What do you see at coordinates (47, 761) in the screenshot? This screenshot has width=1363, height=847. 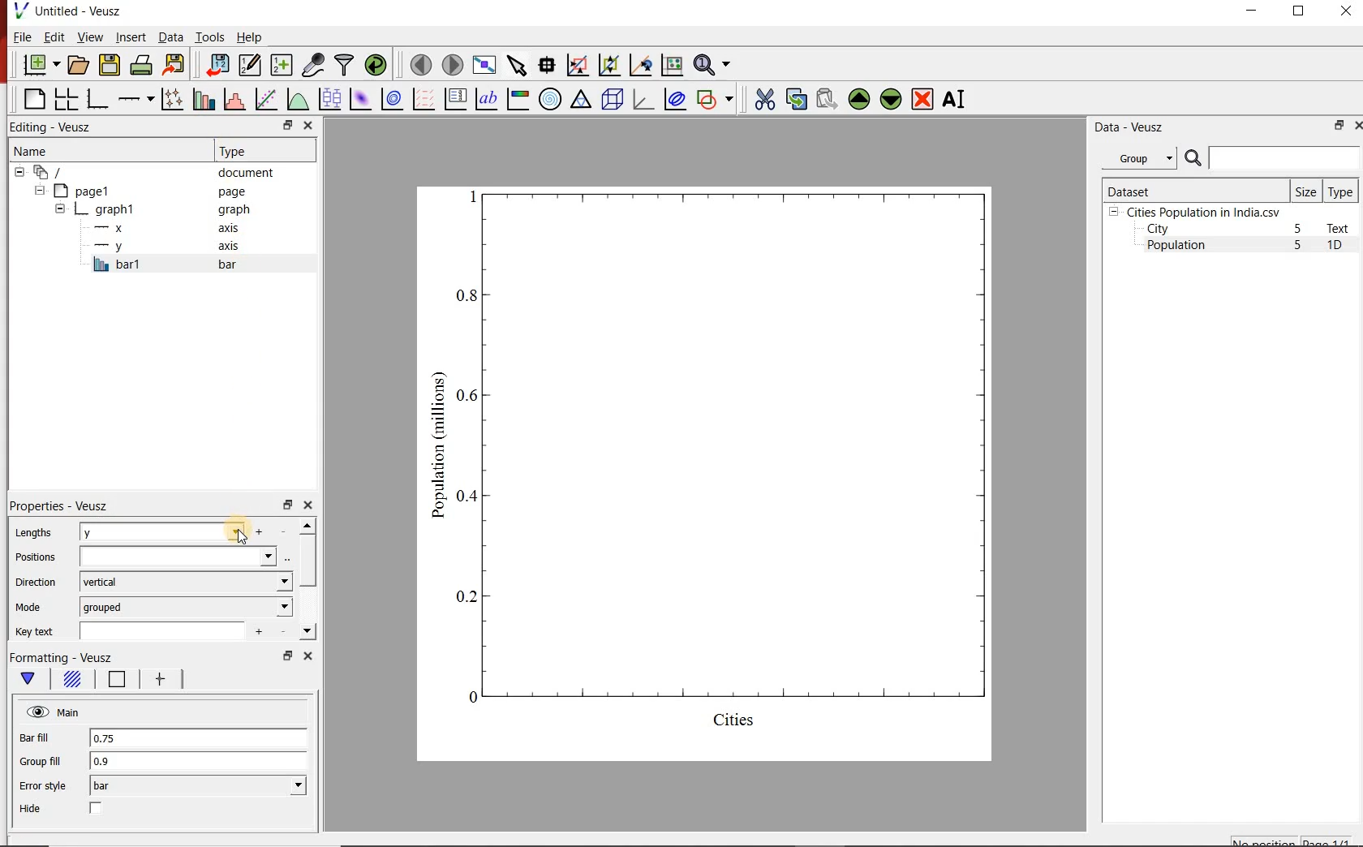 I see `Group fill` at bounding box center [47, 761].